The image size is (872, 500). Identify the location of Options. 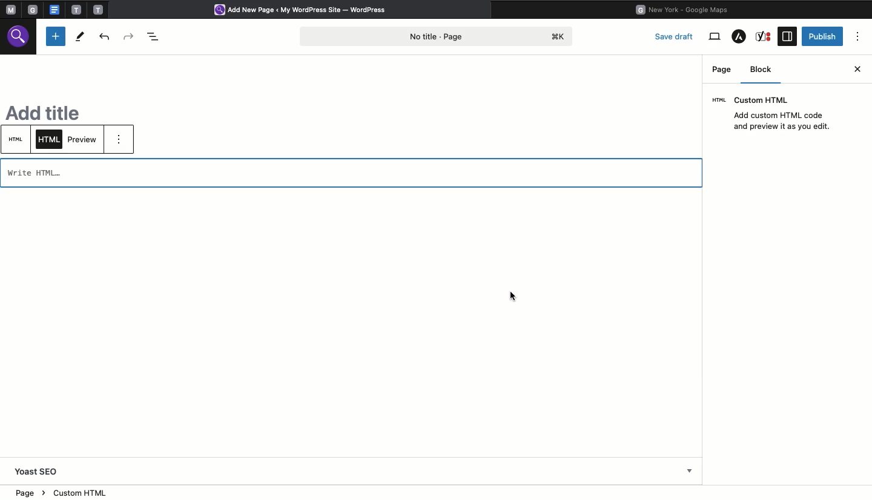
(859, 36).